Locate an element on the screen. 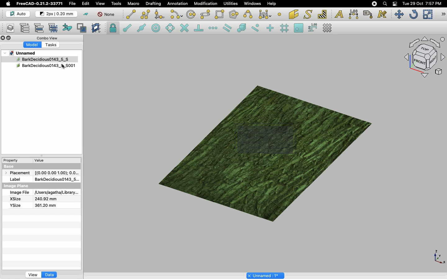 Image resolution: width=447 pixels, height=279 pixels. Image File is located at coordinates (19, 193).